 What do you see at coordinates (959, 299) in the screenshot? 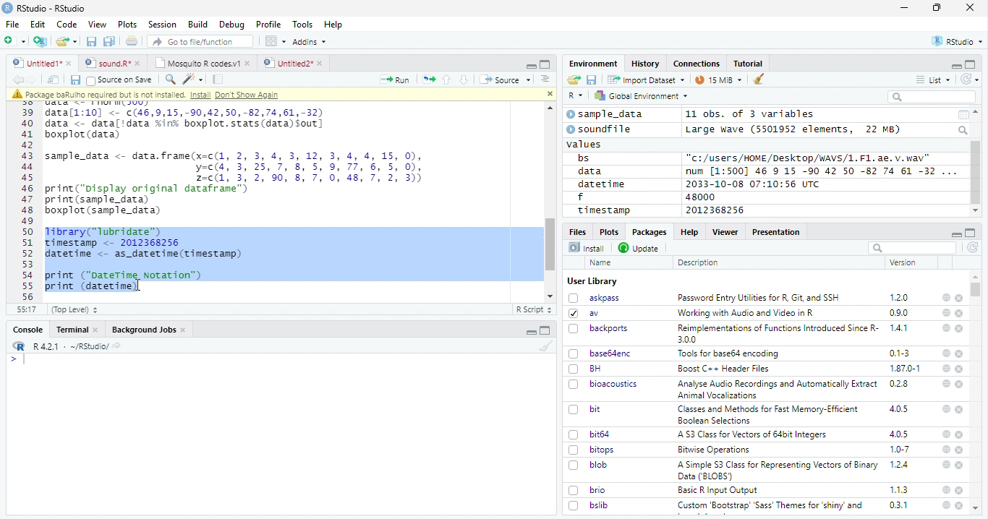
I see `close` at bounding box center [959, 299].